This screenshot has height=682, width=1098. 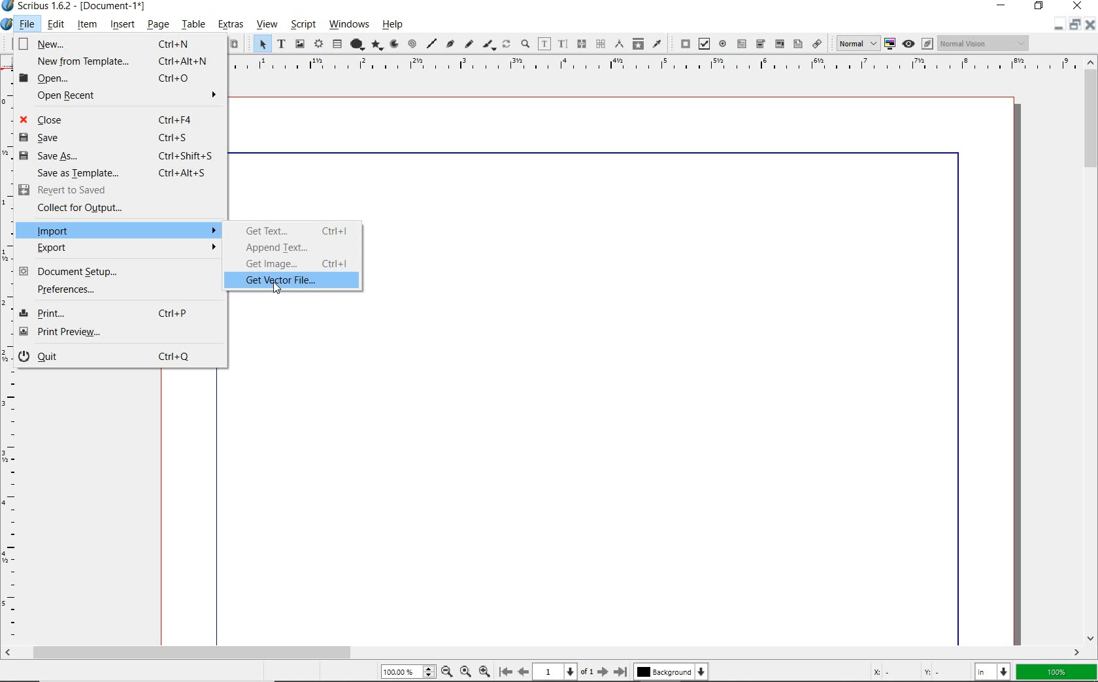 I want to click on insert, so click(x=122, y=25).